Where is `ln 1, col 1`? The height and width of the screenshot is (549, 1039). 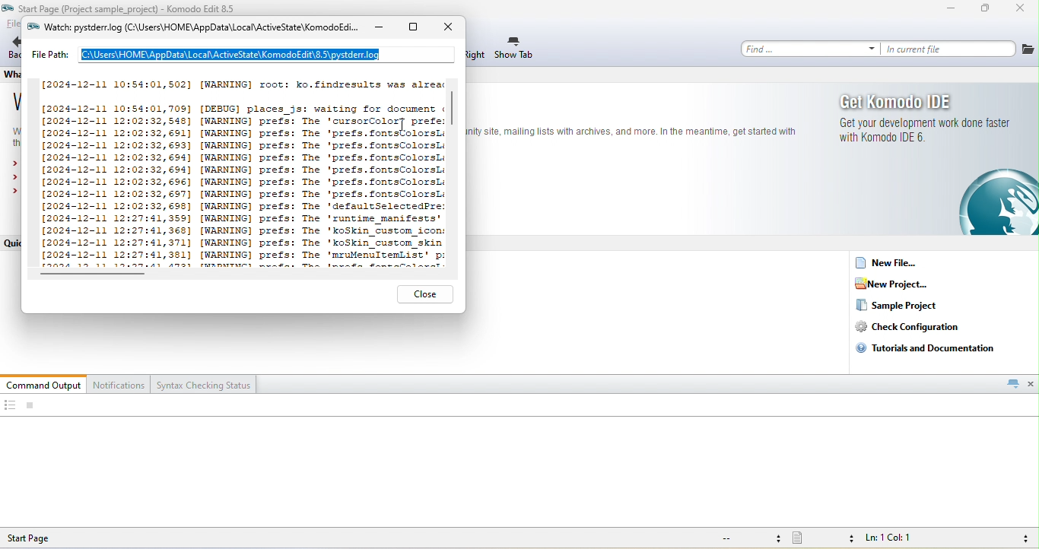 ln 1, col 1 is located at coordinates (892, 539).